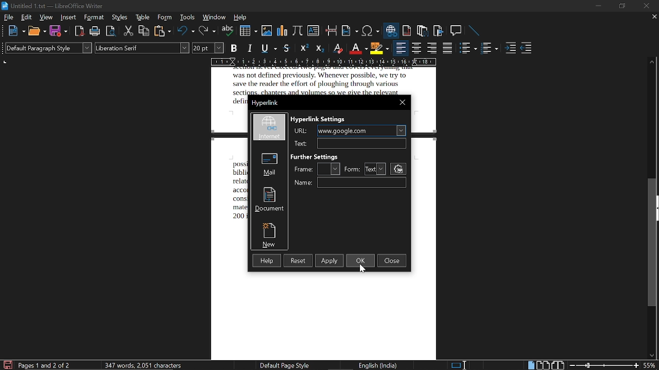  What do you see at coordinates (304, 184) in the screenshot?
I see `Name` at bounding box center [304, 184].